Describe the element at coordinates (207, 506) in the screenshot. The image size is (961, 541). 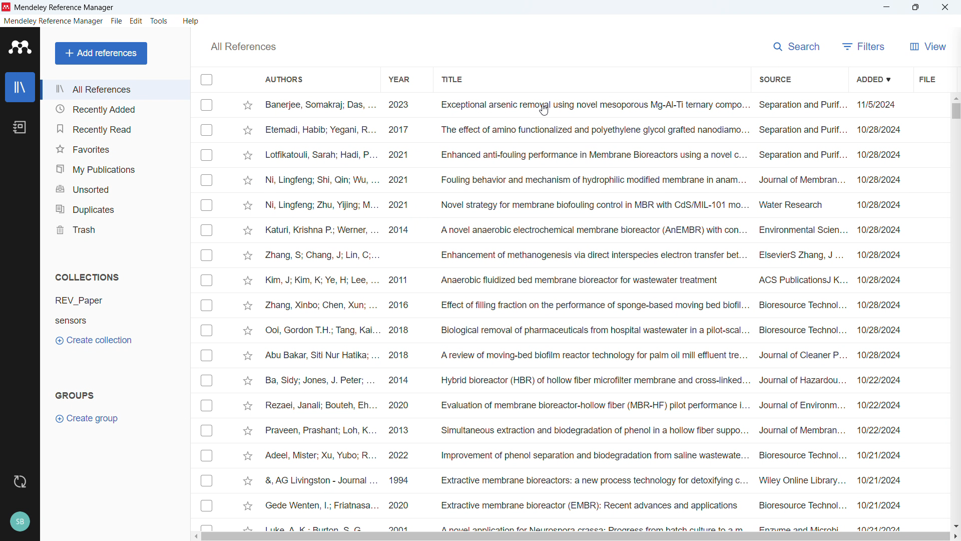
I see `click to select individual entry` at that location.